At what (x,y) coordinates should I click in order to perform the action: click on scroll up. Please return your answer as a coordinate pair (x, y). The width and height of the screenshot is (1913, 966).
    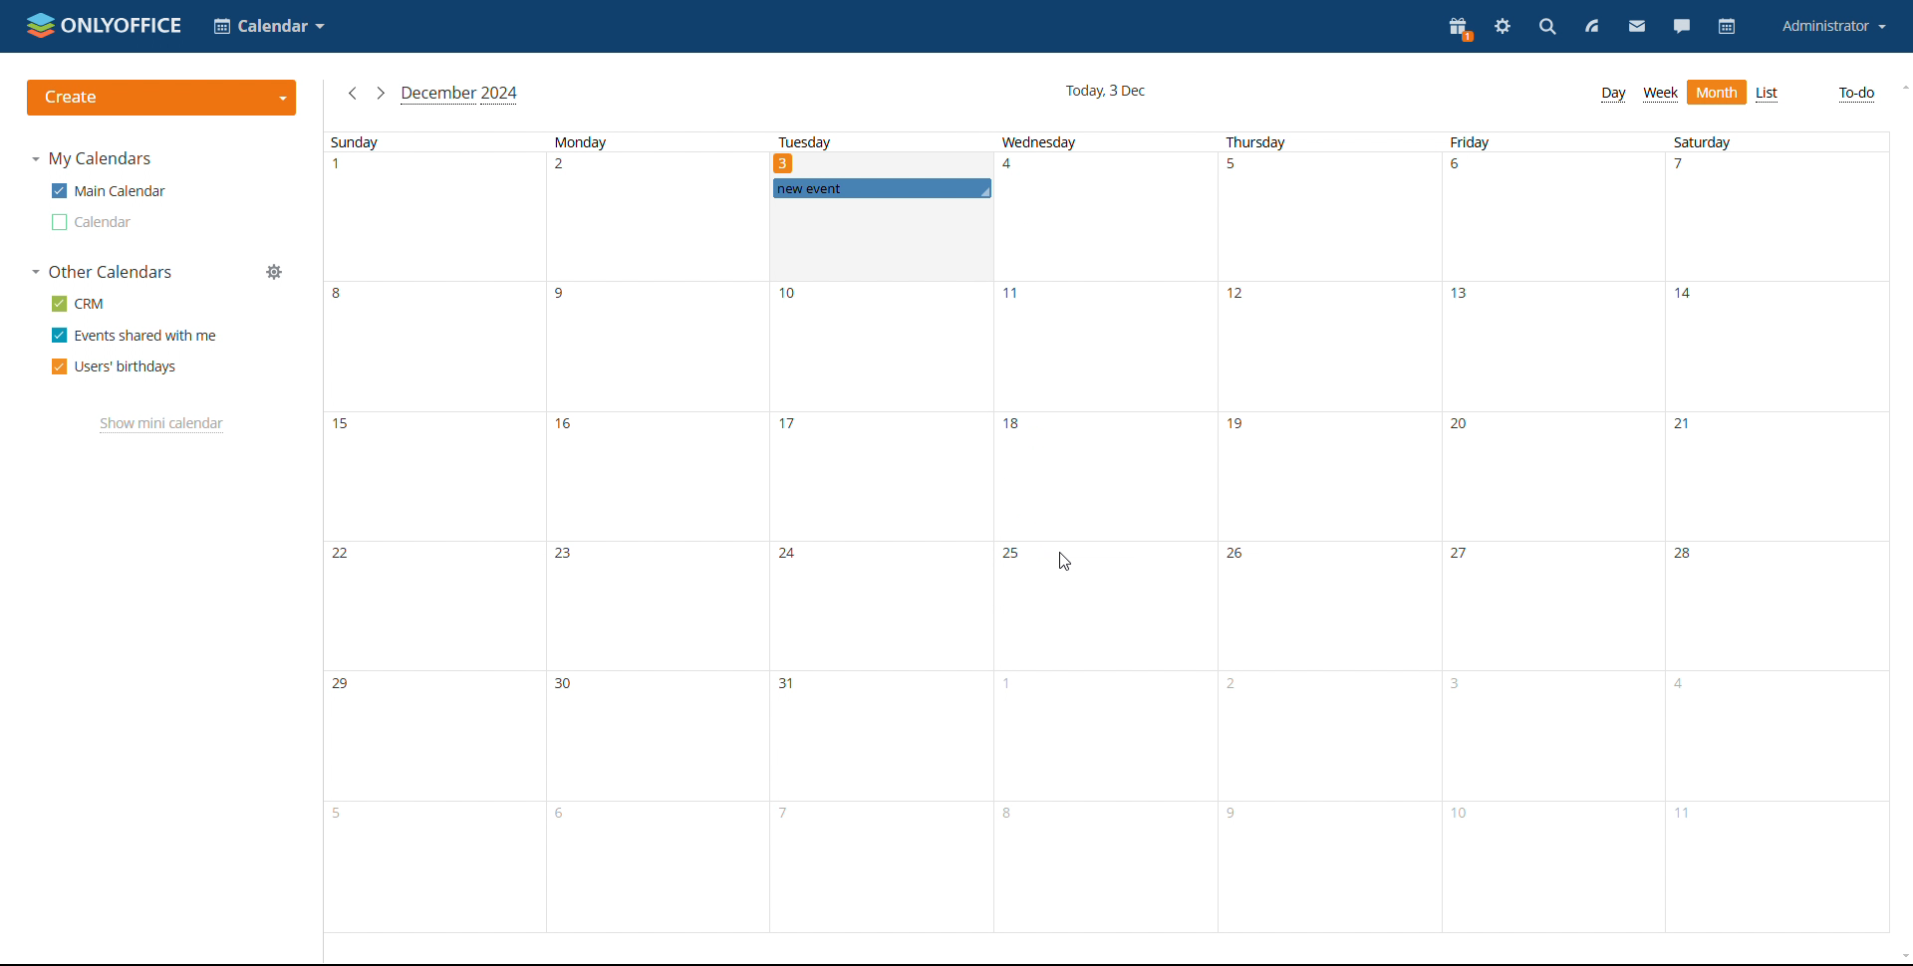
    Looking at the image, I should click on (1901, 87).